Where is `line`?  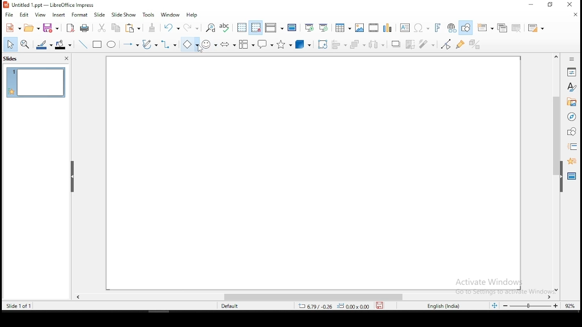
line is located at coordinates (84, 44).